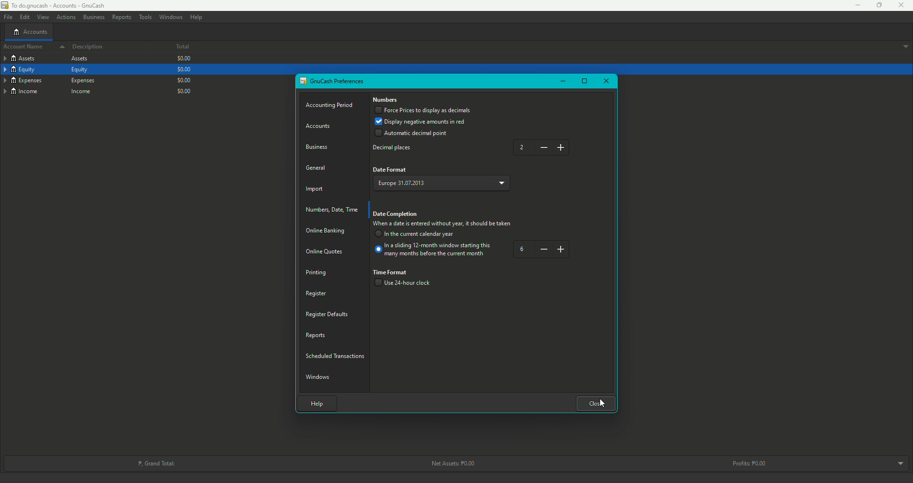  I want to click on Close, so click(605, 81).